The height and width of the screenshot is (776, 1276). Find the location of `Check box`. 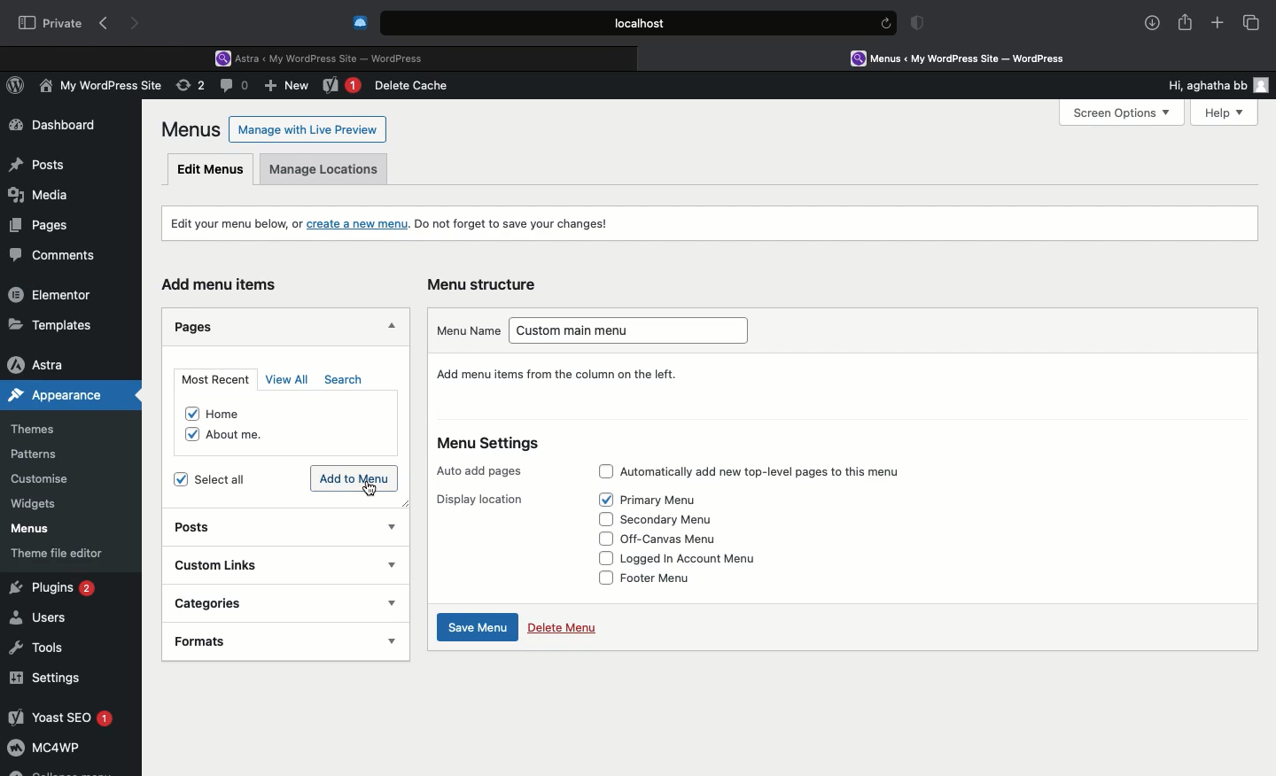

Check box is located at coordinates (603, 500).